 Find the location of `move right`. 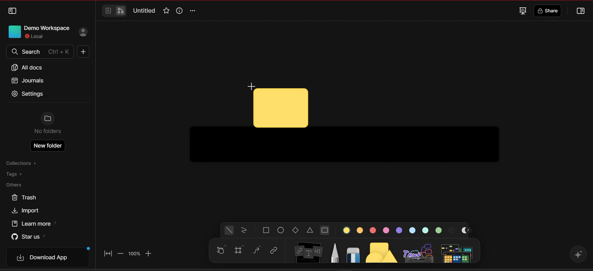

move right is located at coordinates (469, 230).